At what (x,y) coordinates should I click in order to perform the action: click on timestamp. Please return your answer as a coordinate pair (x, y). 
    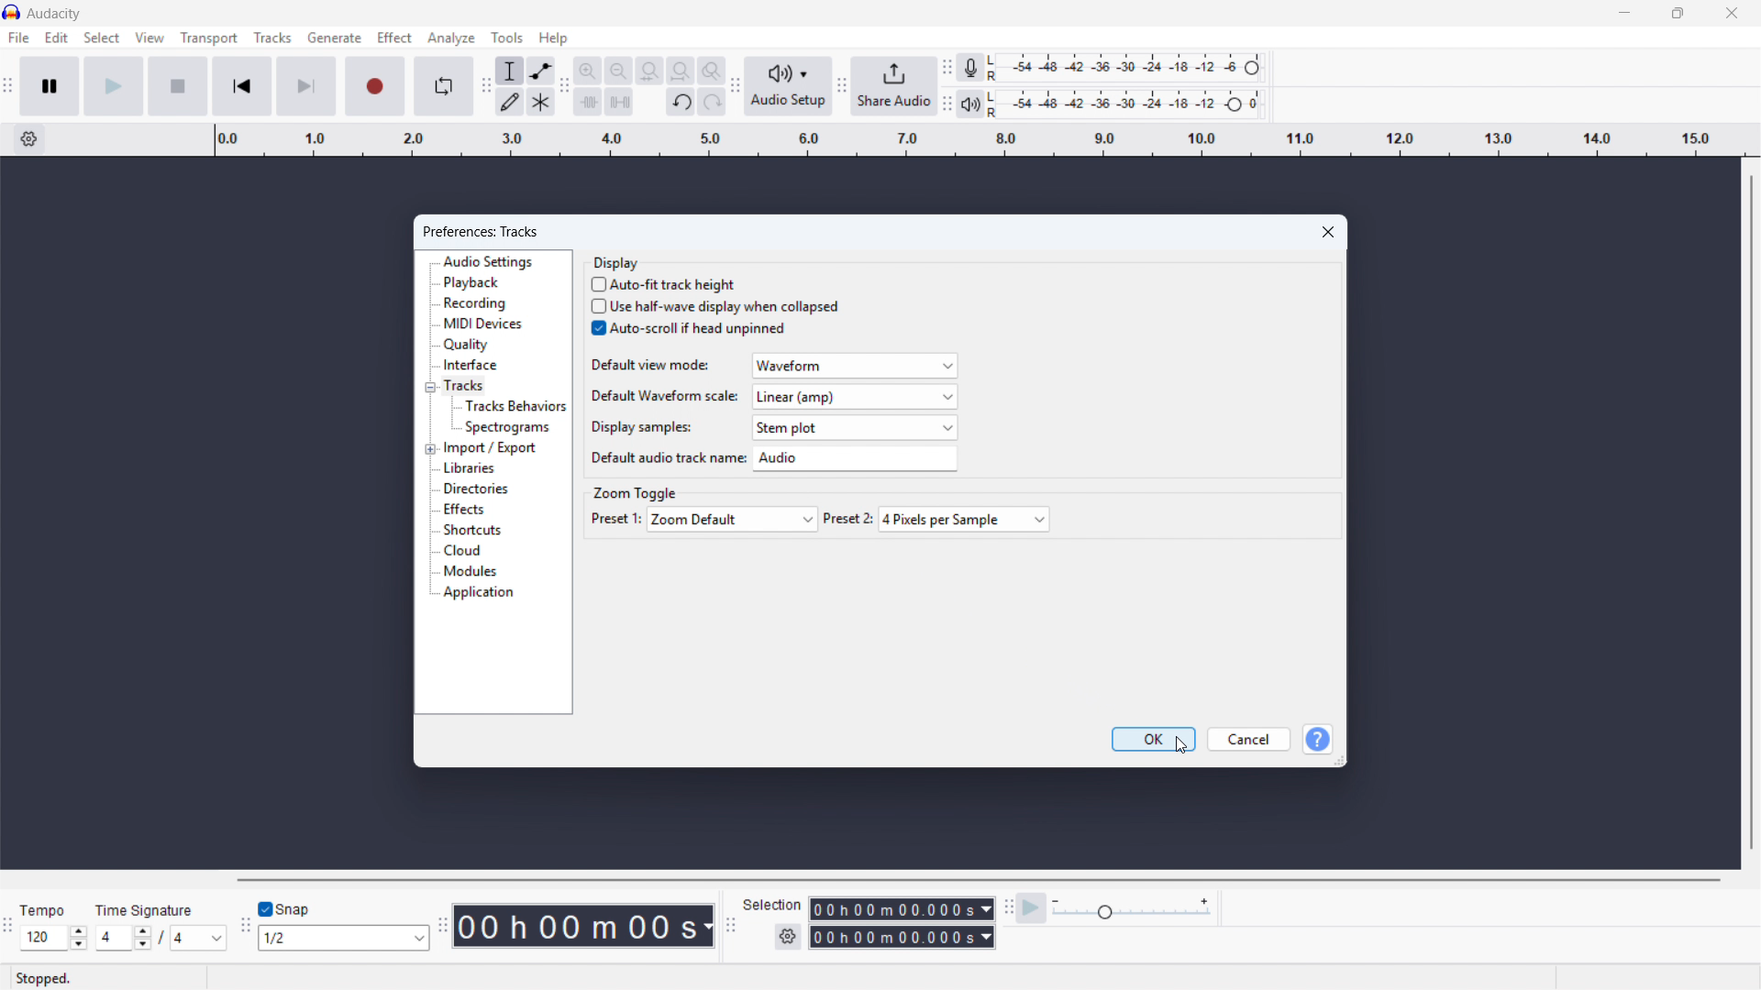
    Looking at the image, I should click on (584, 925).